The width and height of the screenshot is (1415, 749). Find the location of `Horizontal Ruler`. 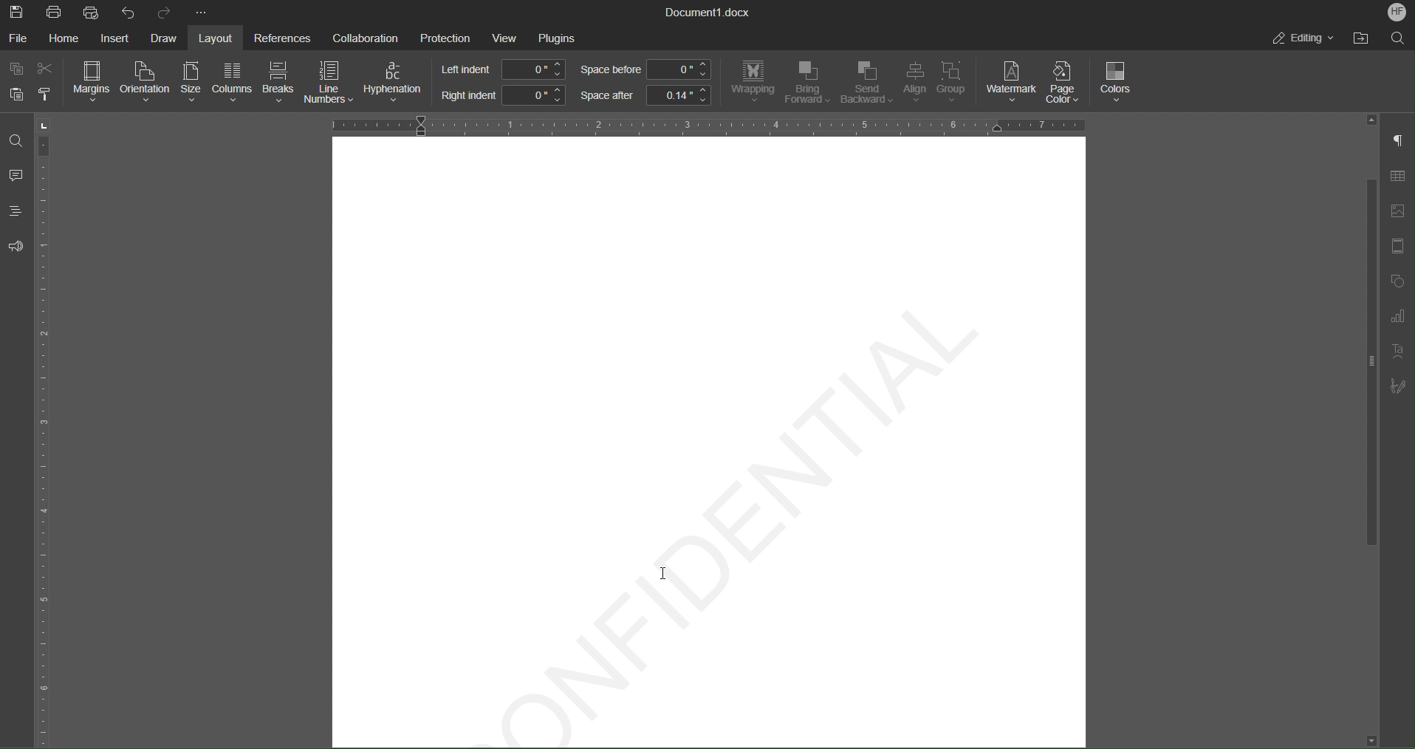

Horizontal Ruler is located at coordinates (702, 123).